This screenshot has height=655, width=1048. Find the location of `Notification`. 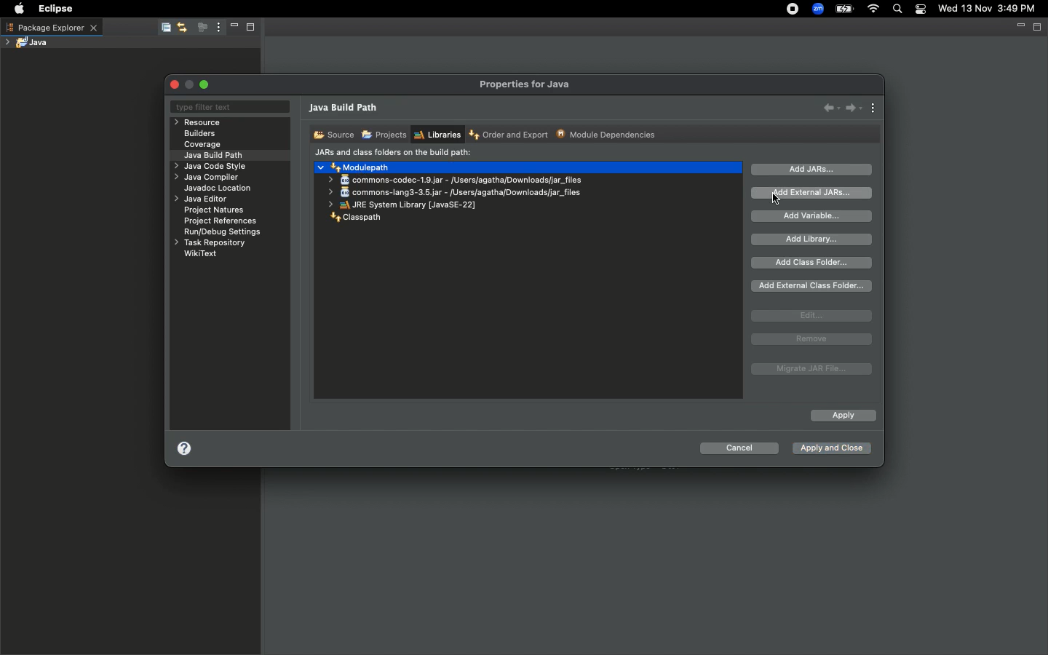

Notification is located at coordinates (922, 9).